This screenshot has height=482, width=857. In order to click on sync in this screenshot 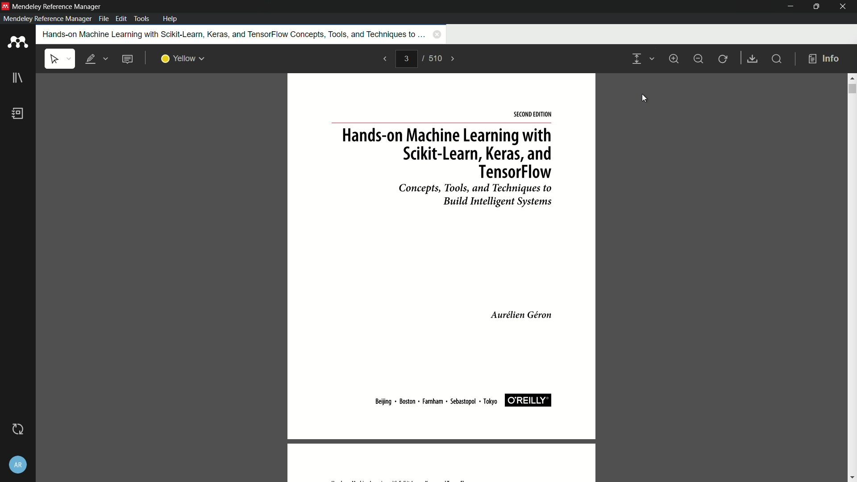, I will do `click(18, 430)`.